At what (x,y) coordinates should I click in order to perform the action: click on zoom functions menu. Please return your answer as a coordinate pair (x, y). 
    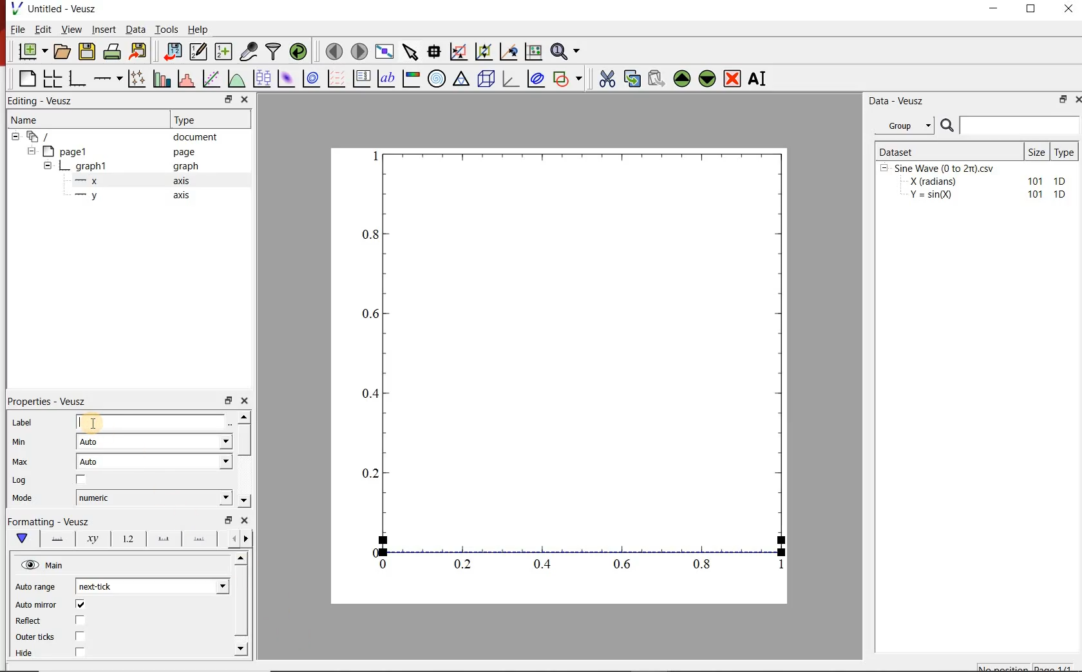
    Looking at the image, I should click on (567, 50).